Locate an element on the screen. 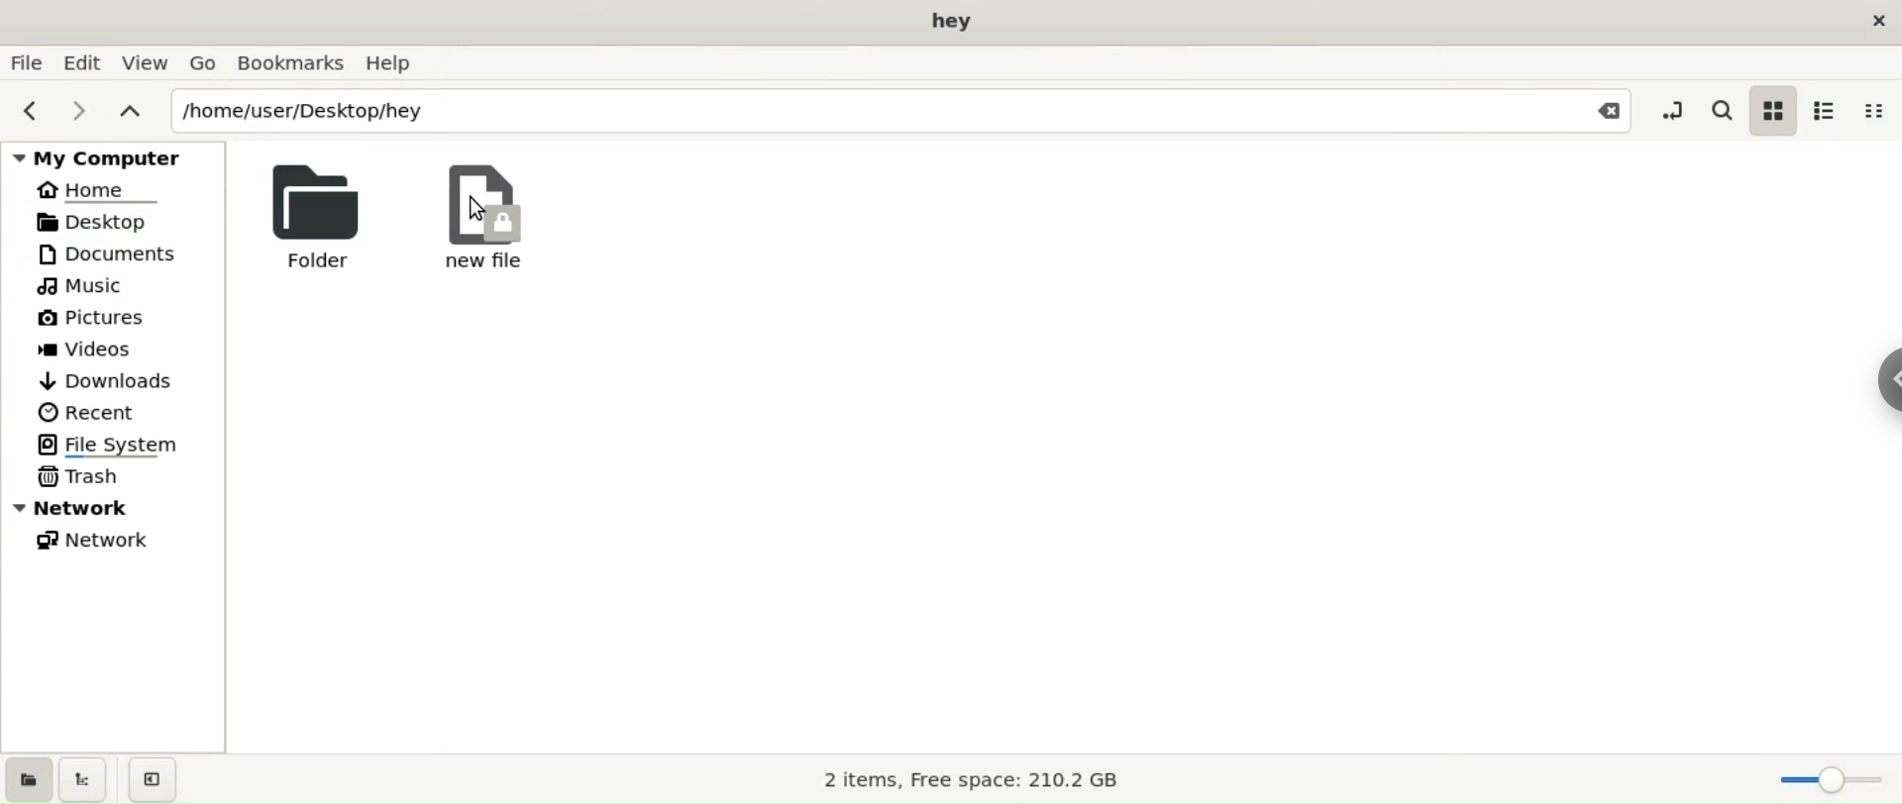  Edit is located at coordinates (83, 61).